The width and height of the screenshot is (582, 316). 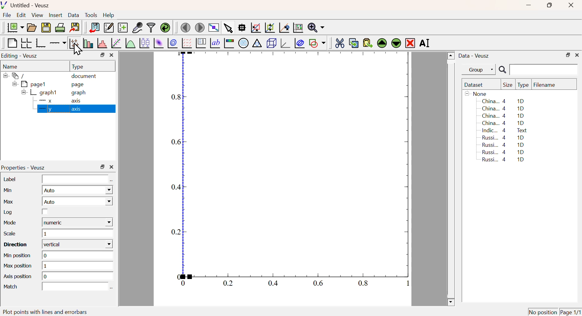 I want to click on Restore Down, so click(x=549, y=5).